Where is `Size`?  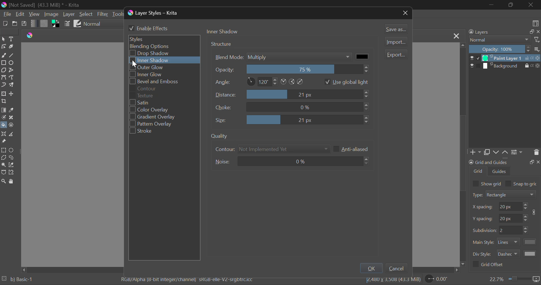 Size is located at coordinates (291, 121).